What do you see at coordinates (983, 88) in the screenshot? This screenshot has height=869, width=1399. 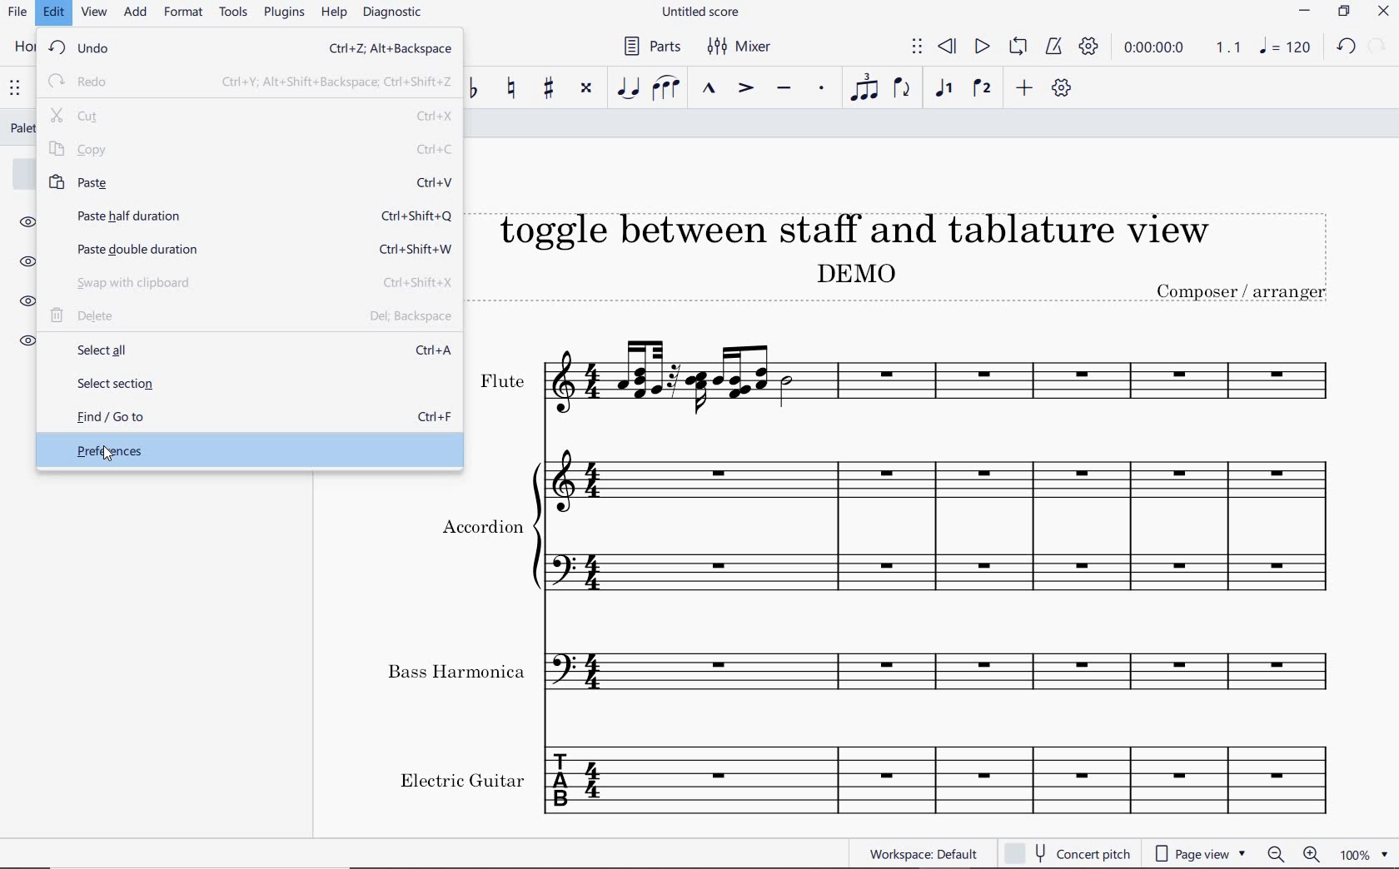 I see `voice 2` at bounding box center [983, 88].